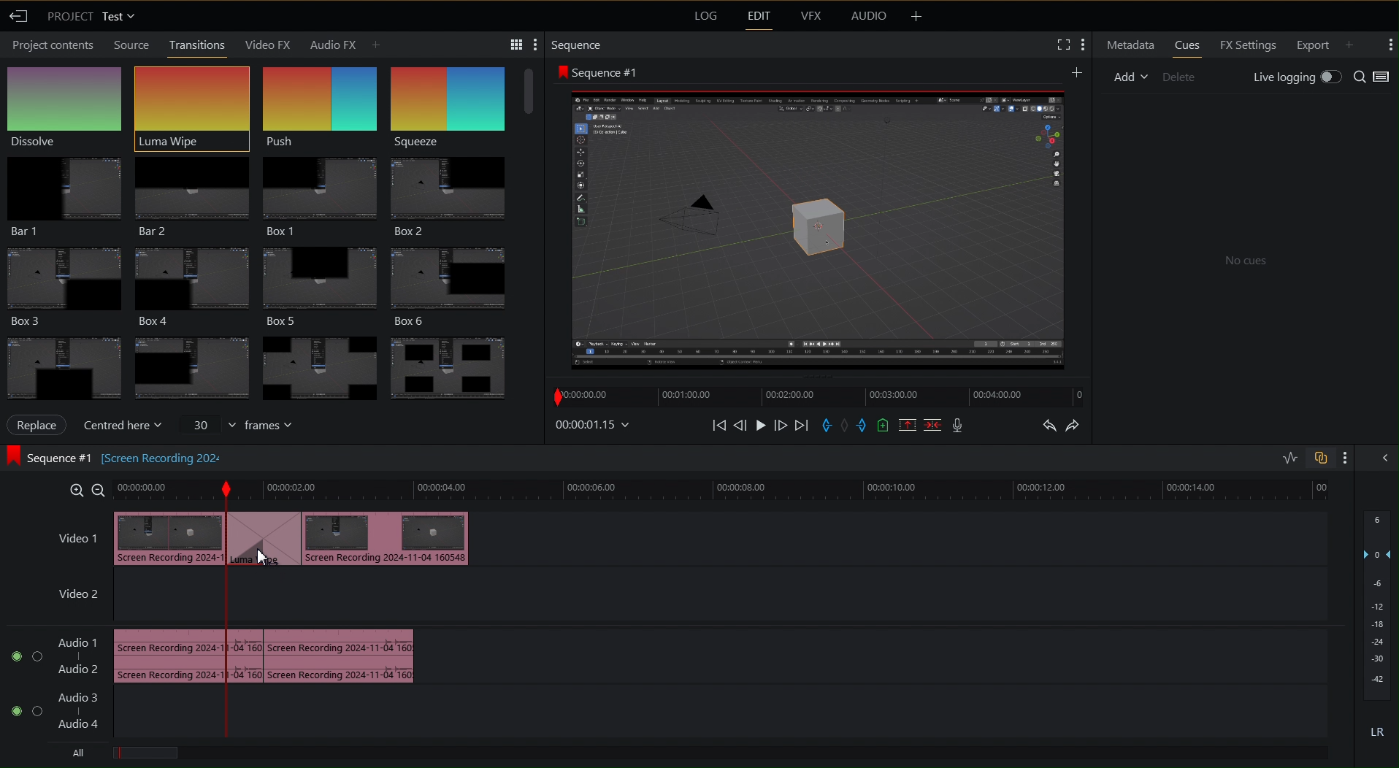  What do you see at coordinates (781, 426) in the screenshot?
I see `Move Forward` at bounding box center [781, 426].